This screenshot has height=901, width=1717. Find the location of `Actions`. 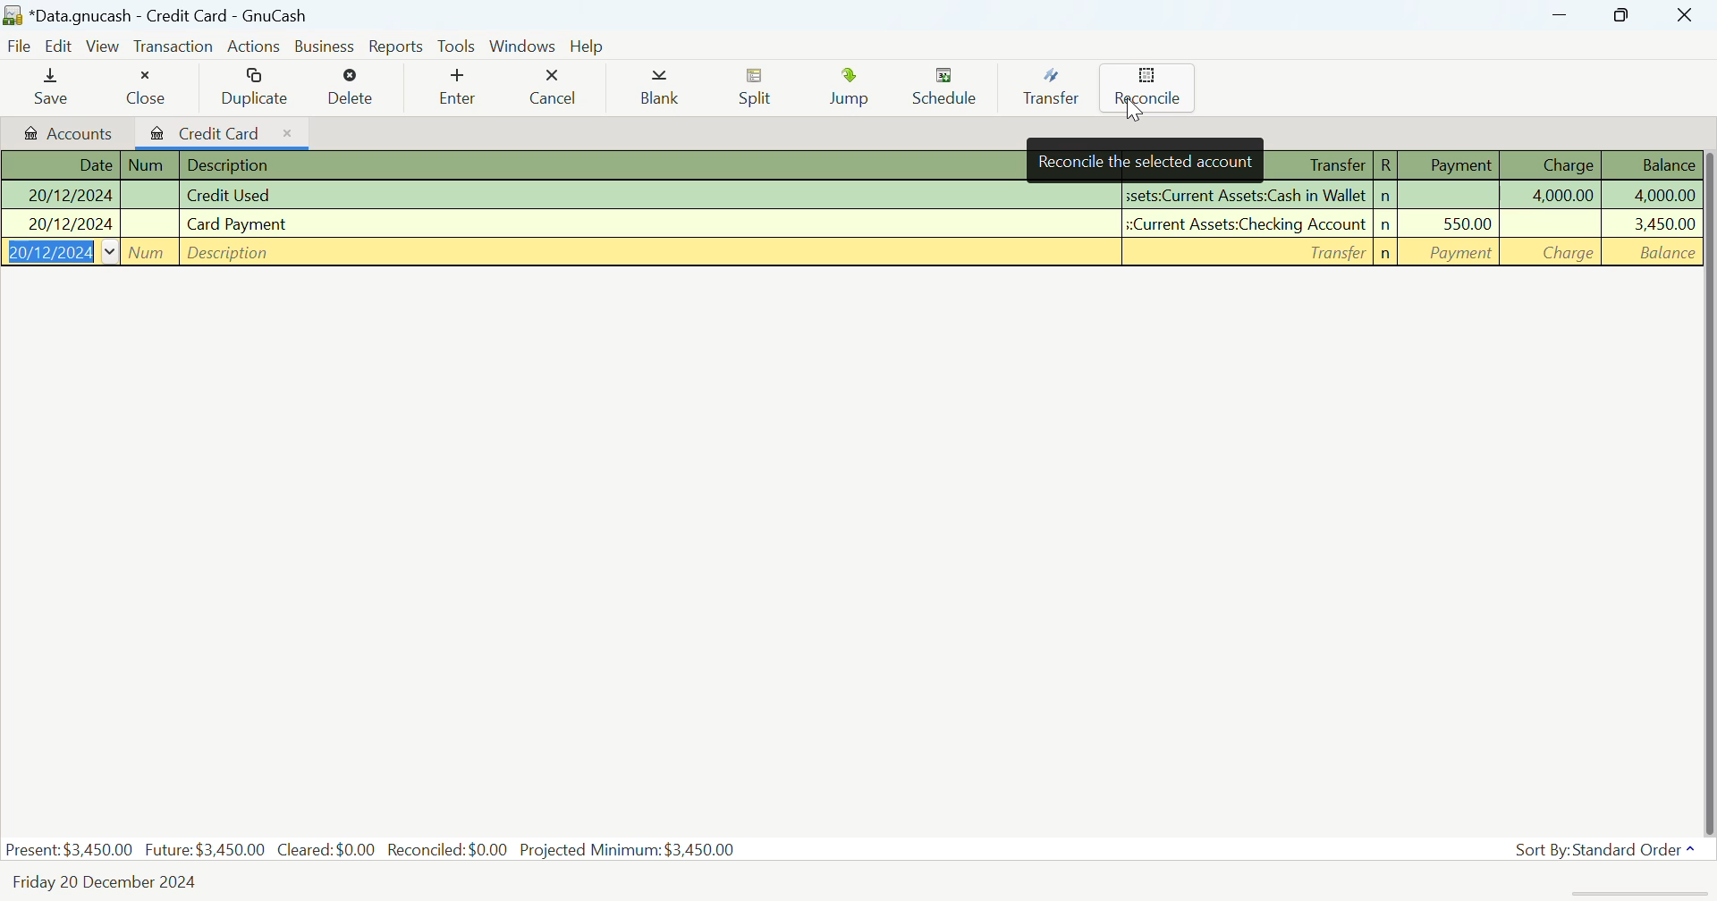

Actions is located at coordinates (250, 45).